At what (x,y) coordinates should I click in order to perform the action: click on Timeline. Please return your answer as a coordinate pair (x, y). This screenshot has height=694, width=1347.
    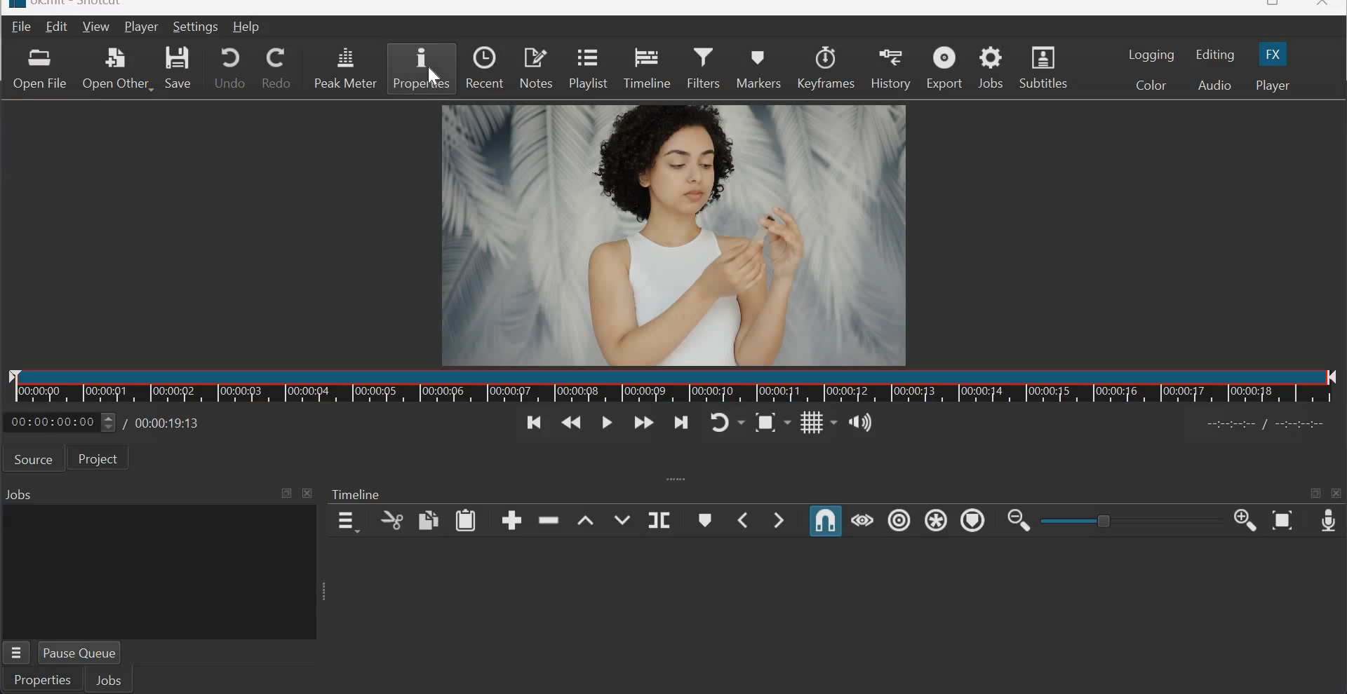
    Looking at the image, I should click on (646, 68).